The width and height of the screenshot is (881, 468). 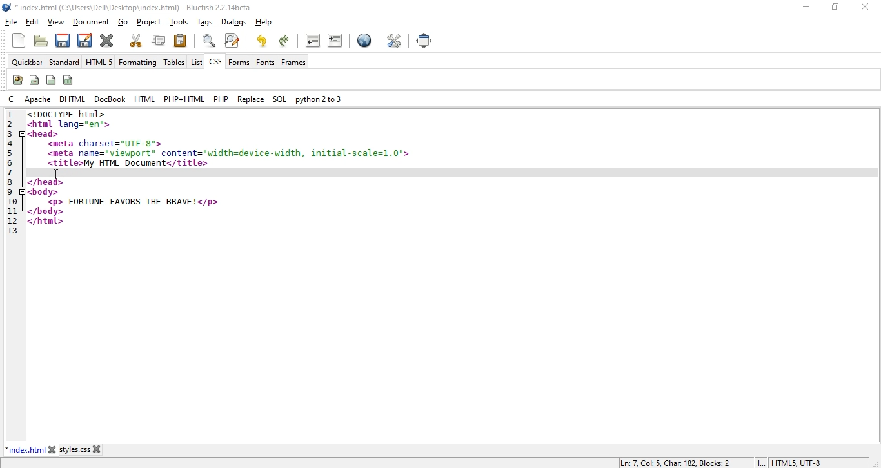 I want to click on file, so click(x=12, y=22).